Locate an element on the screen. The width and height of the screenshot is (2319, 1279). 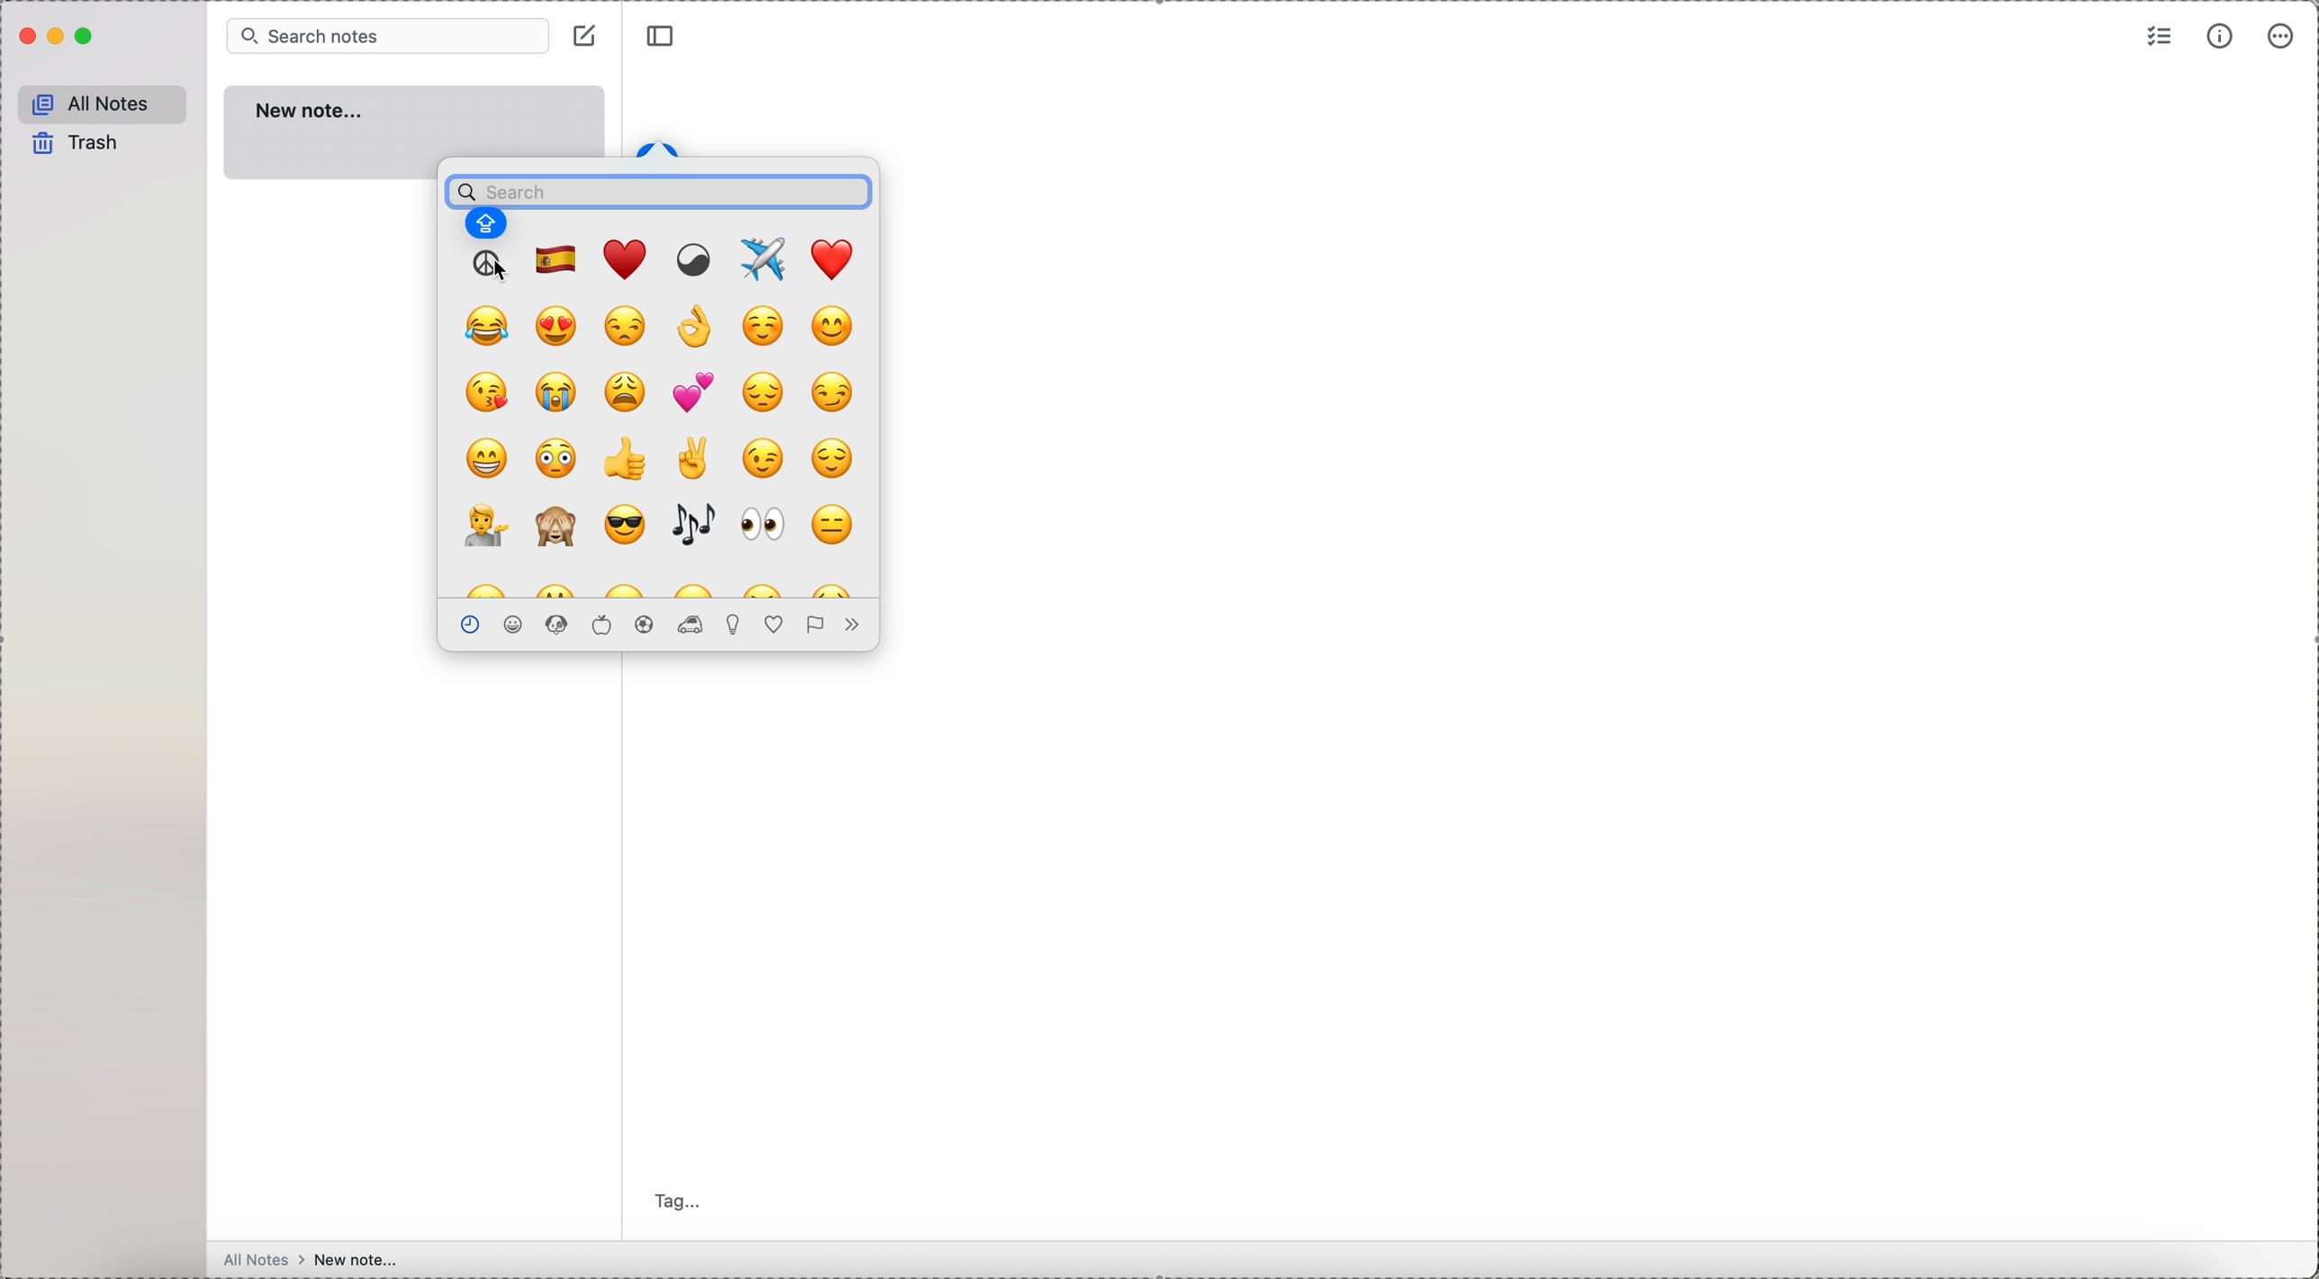
new note is located at coordinates (415, 121).